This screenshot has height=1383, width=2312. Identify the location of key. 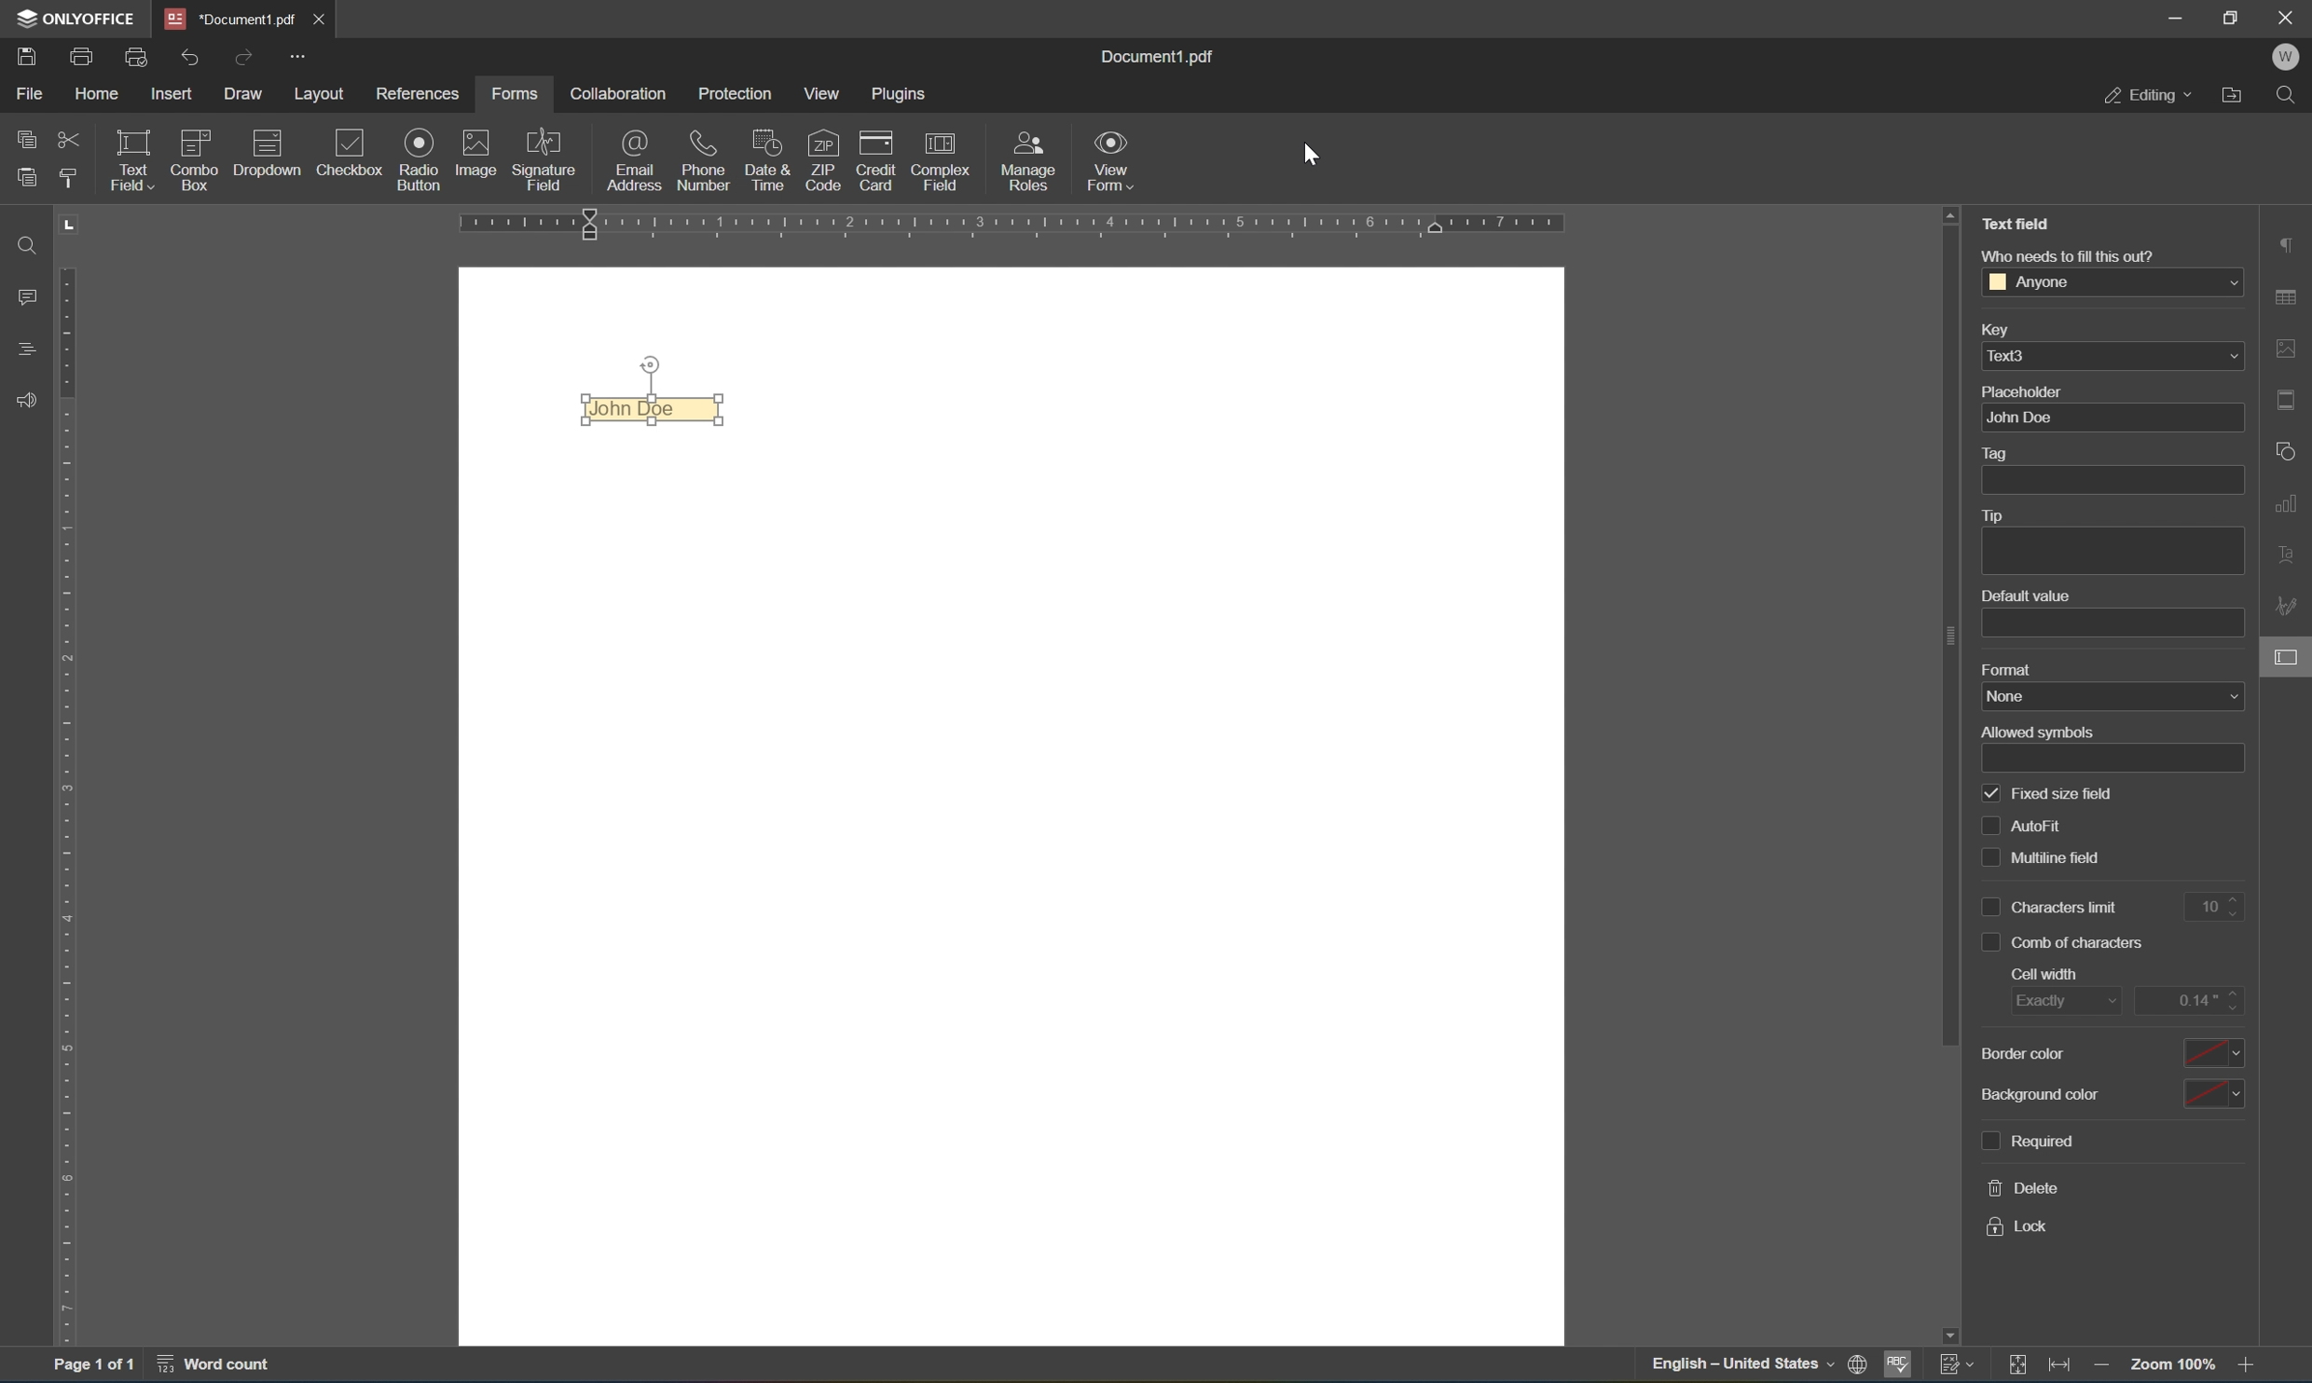
(2007, 330).